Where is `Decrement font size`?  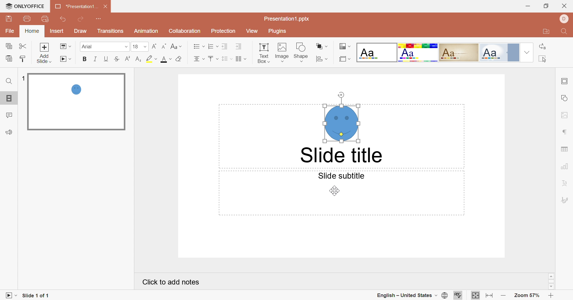 Decrement font size is located at coordinates (163, 45).